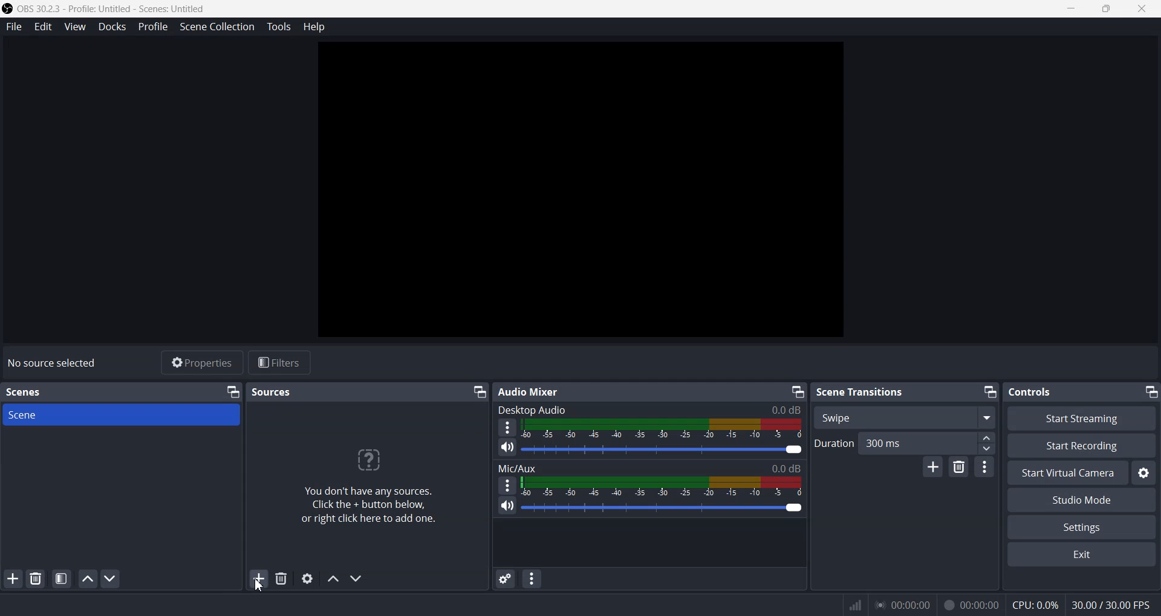 Image resolution: width=1161 pixels, height=616 pixels. Describe the element at coordinates (663, 429) in the screenshot. I see `Volume Indicator` at that location.